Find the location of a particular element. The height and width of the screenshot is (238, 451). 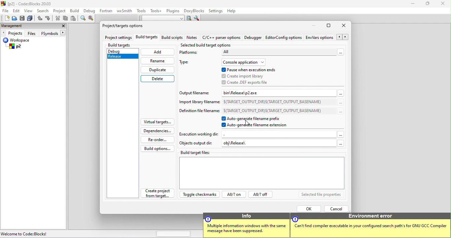

create import library is located at coordinates (244, 75).